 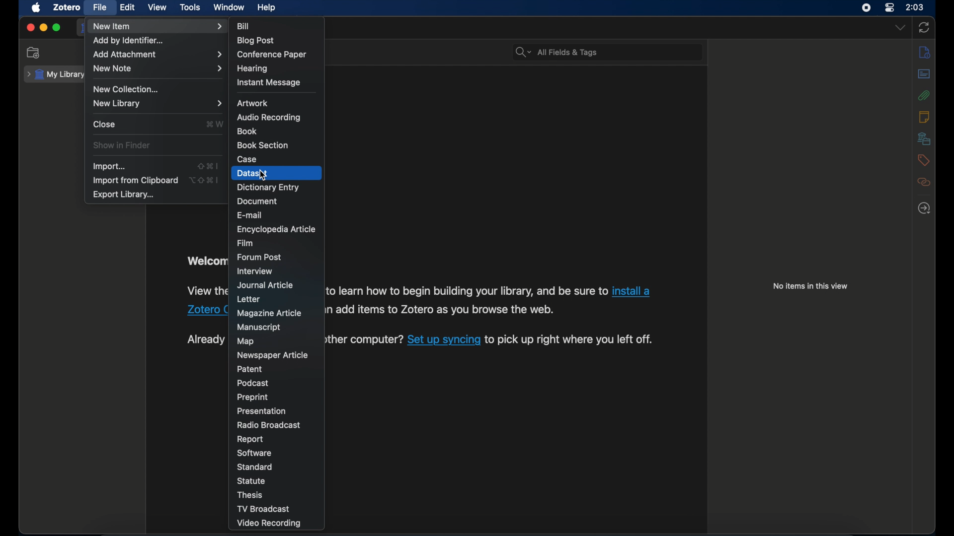 What do you see at coordinates (261, 410) in the screenshot?
I see `presentation` at bounding box center [261, 410].